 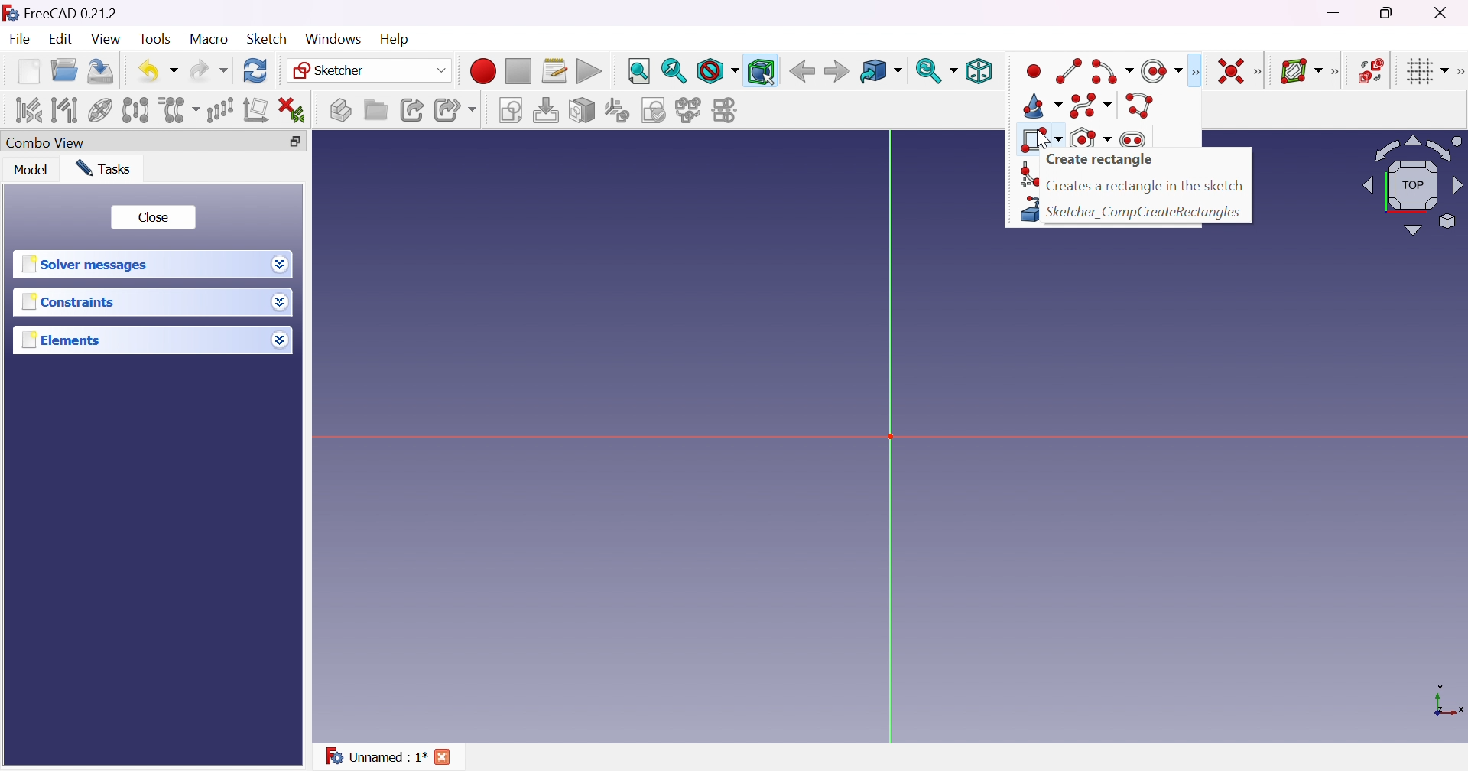 I want to click on Create conic, so click(x=1044, y=104).